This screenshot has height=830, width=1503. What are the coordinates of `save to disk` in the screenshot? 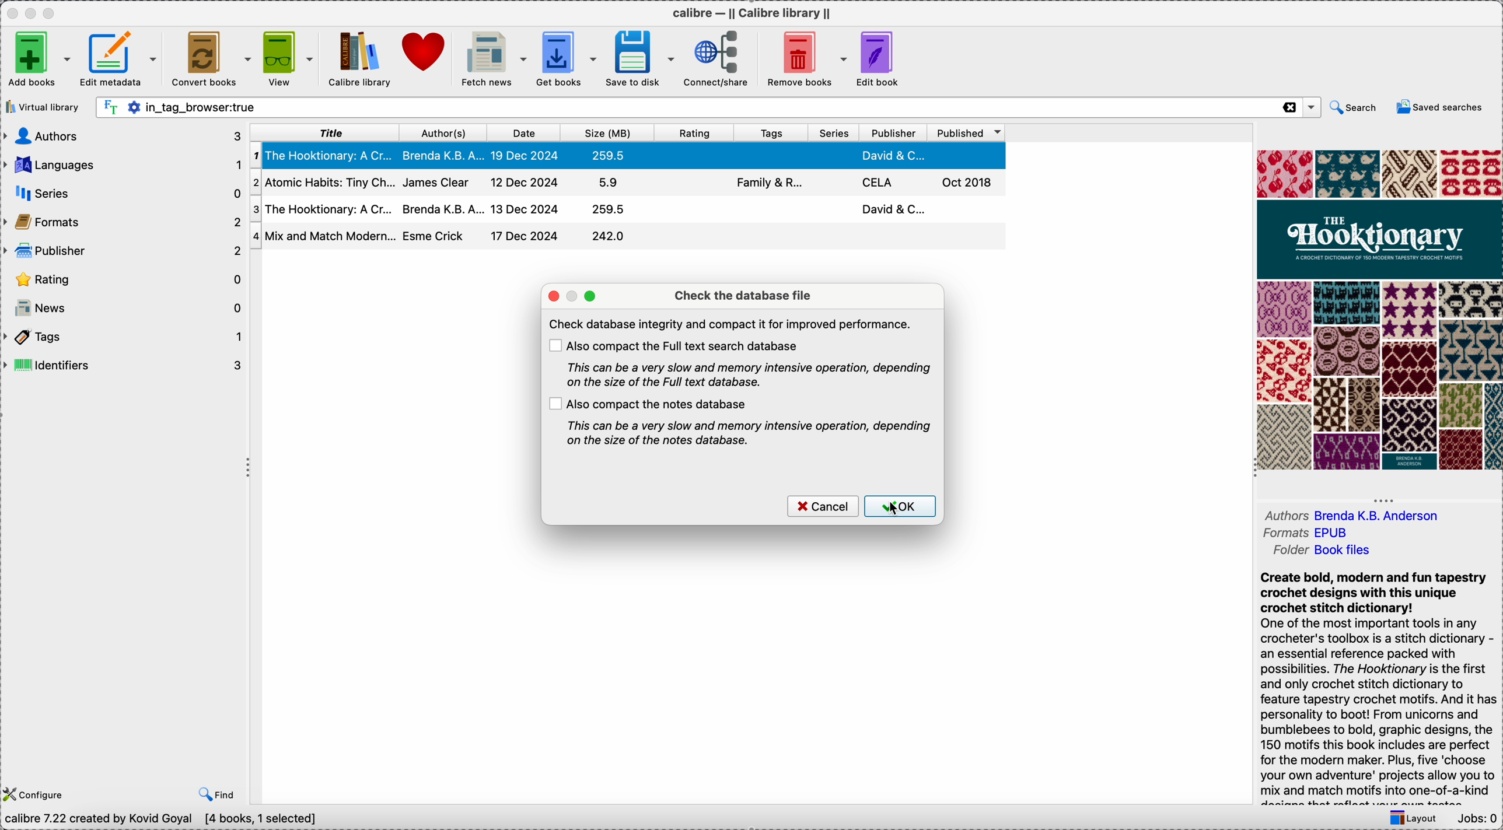 It's located at (641, 59).